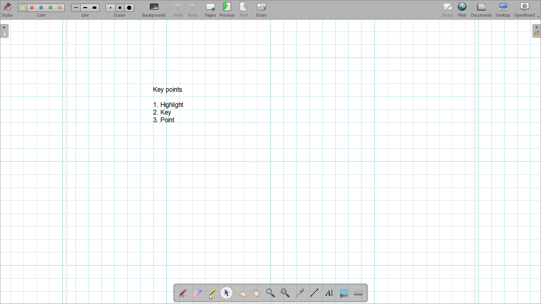 The image size is (541, 304). What do you see at coordinates (261, 10) in the screenshot?
I see `Erase entire page` at bounding box center [261, 10].